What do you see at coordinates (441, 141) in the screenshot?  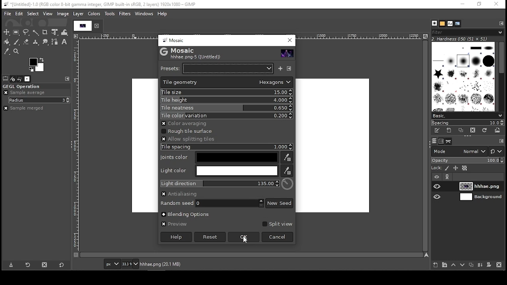 I see `channels` at bounding box center [441, 141].